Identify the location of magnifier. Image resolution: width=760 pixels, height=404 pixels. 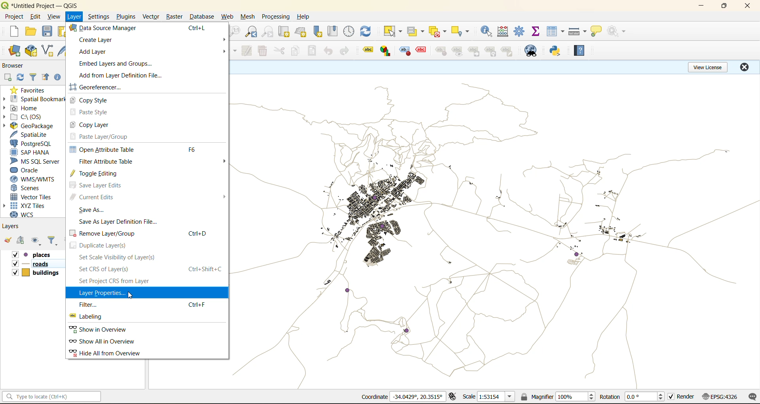
(558, 398).